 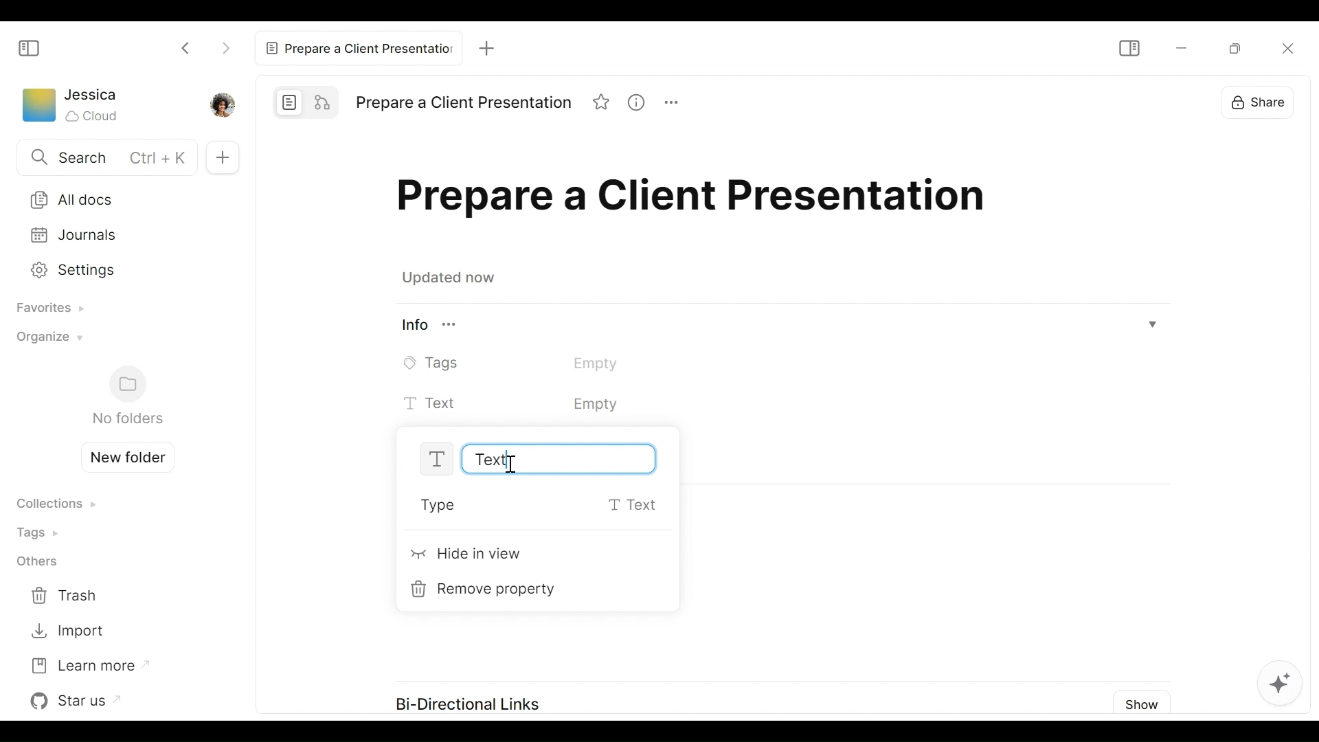 I want to click on New Tab, so click(x=490, y=49).